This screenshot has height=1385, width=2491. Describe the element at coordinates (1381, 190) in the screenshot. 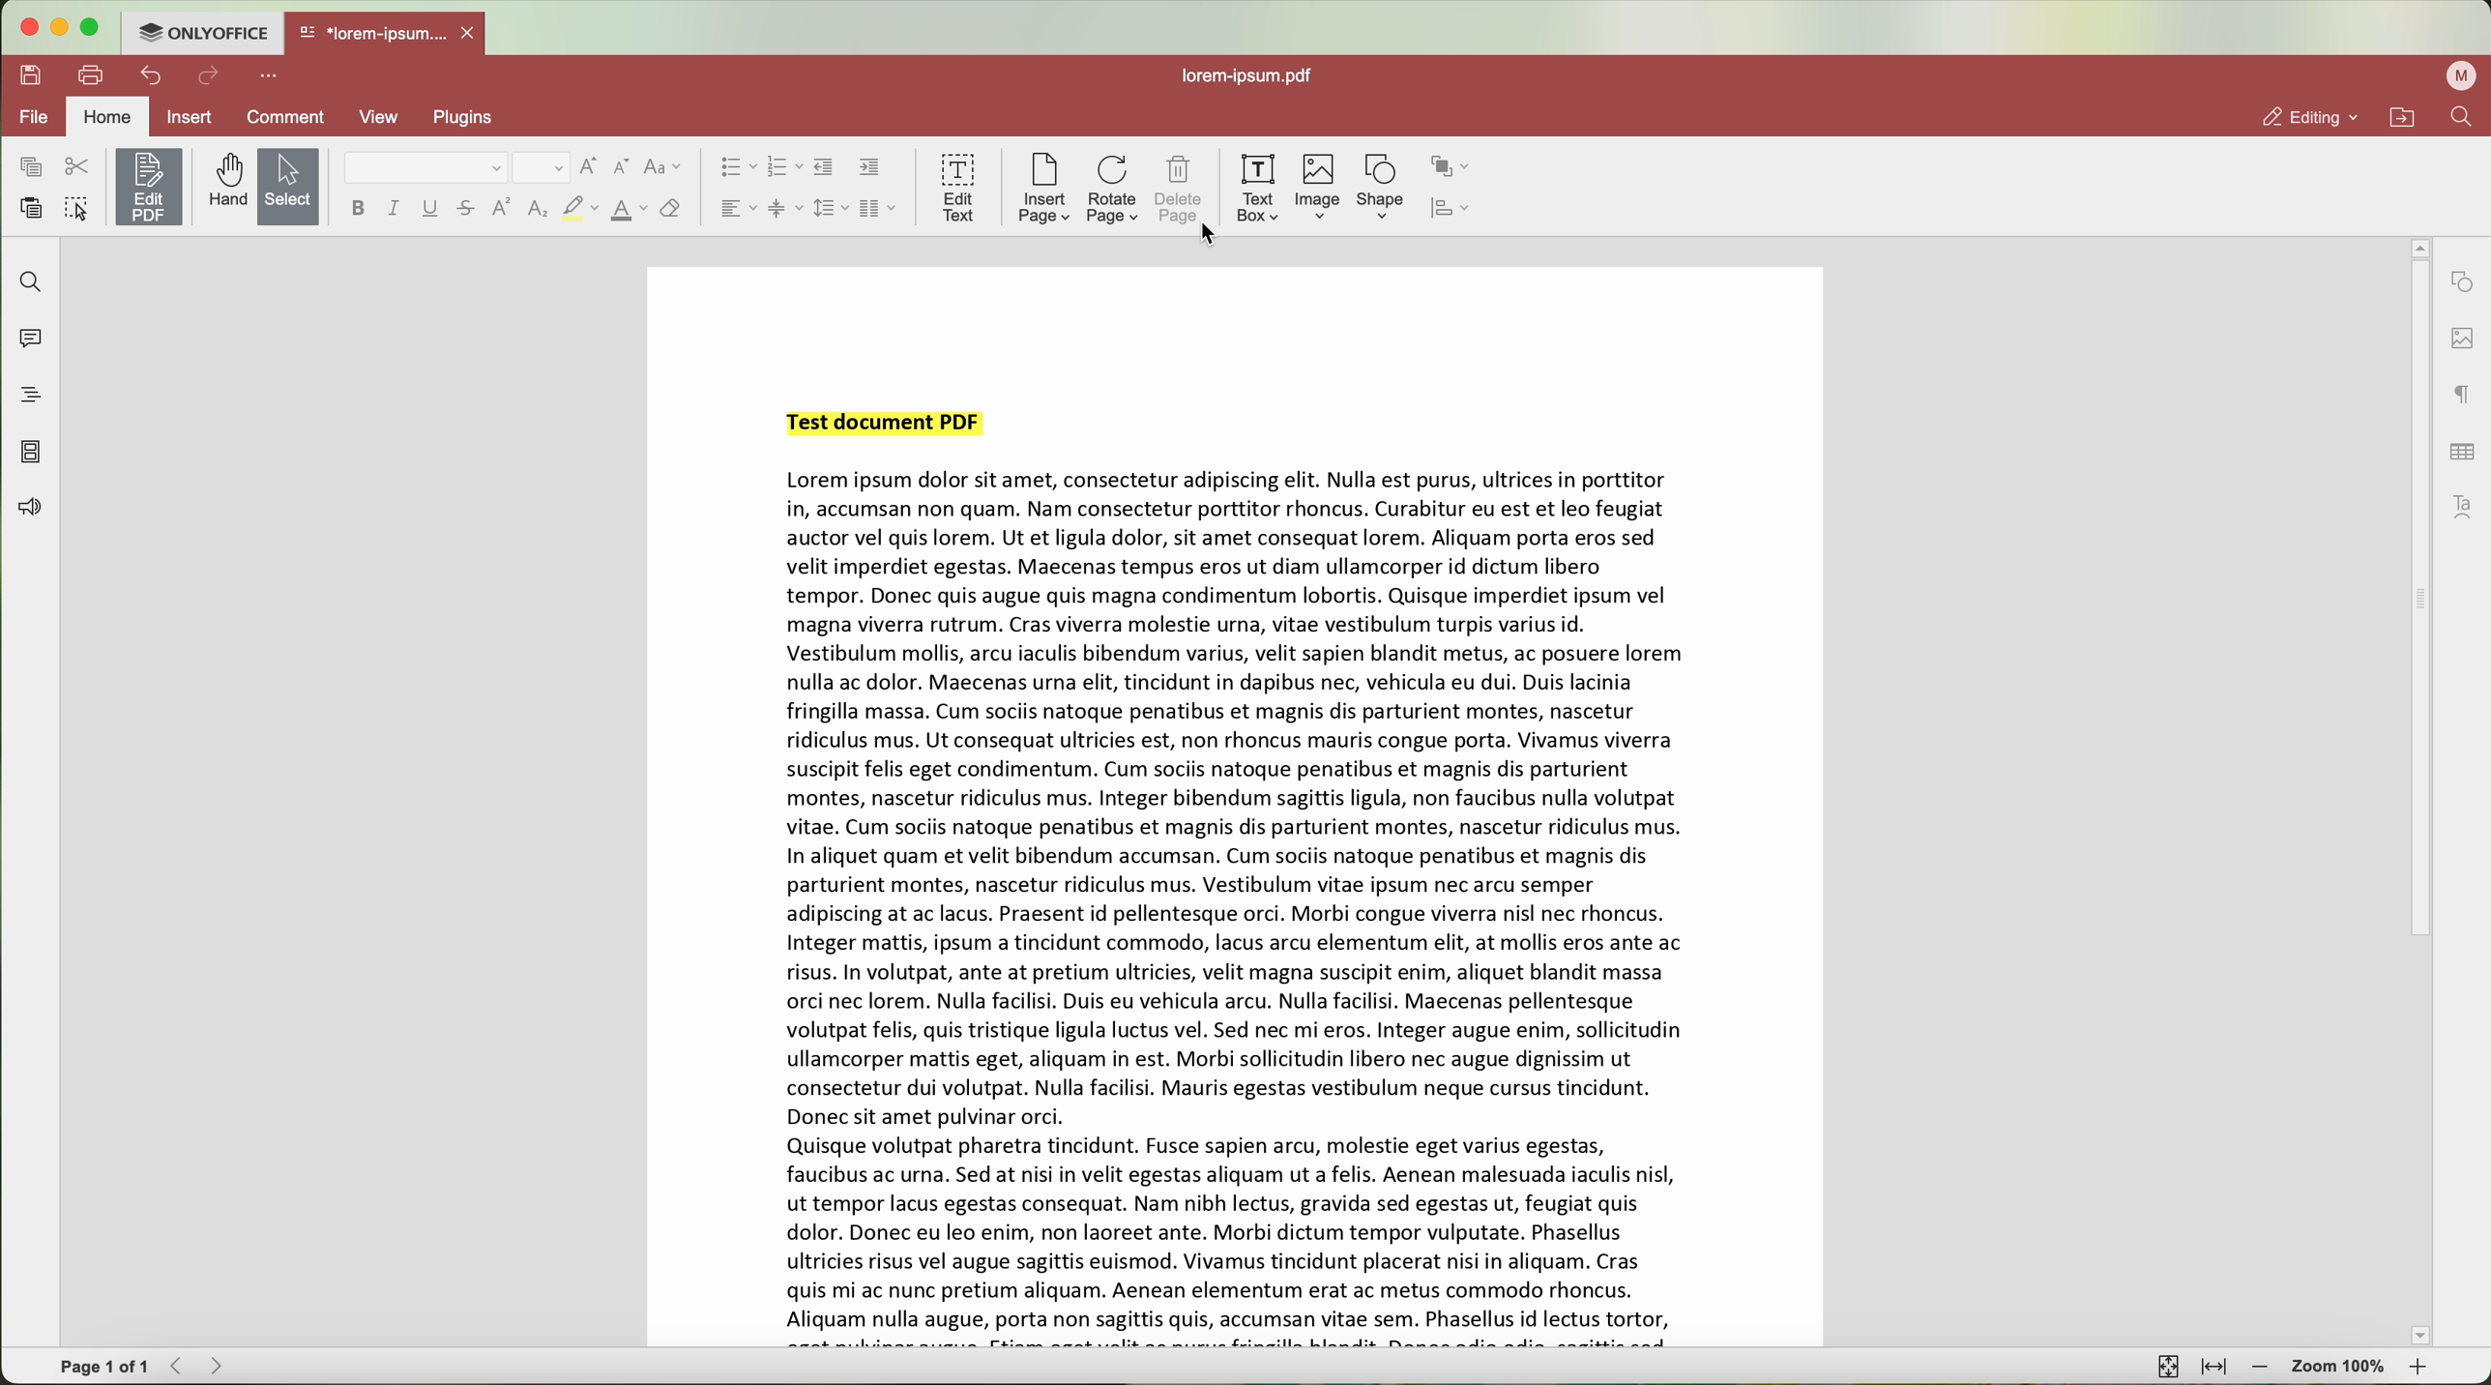

I see `shape` at that location.